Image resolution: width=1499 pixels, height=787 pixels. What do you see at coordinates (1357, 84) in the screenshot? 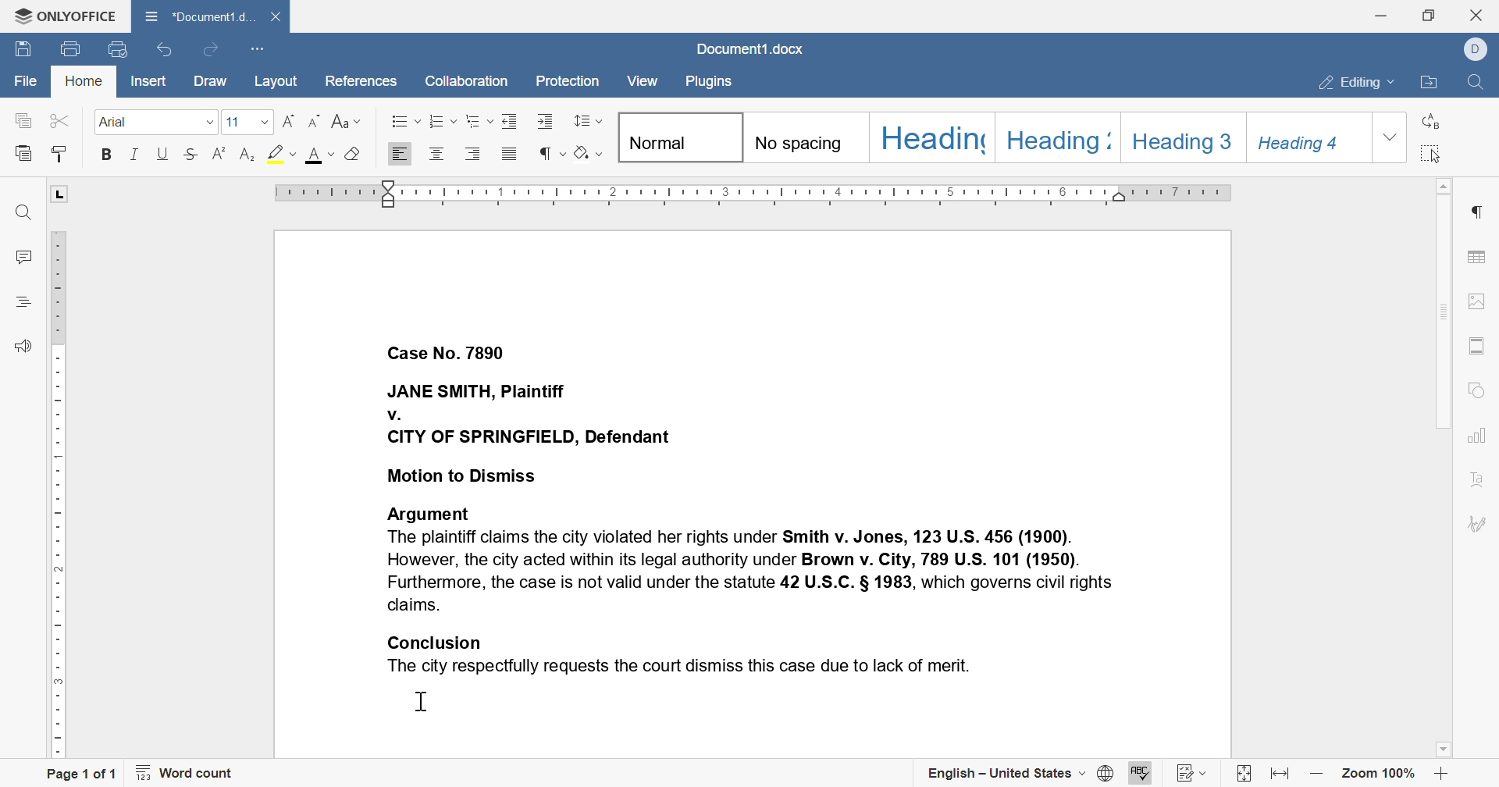
I see `editing` at bounding box center [1357, 84].